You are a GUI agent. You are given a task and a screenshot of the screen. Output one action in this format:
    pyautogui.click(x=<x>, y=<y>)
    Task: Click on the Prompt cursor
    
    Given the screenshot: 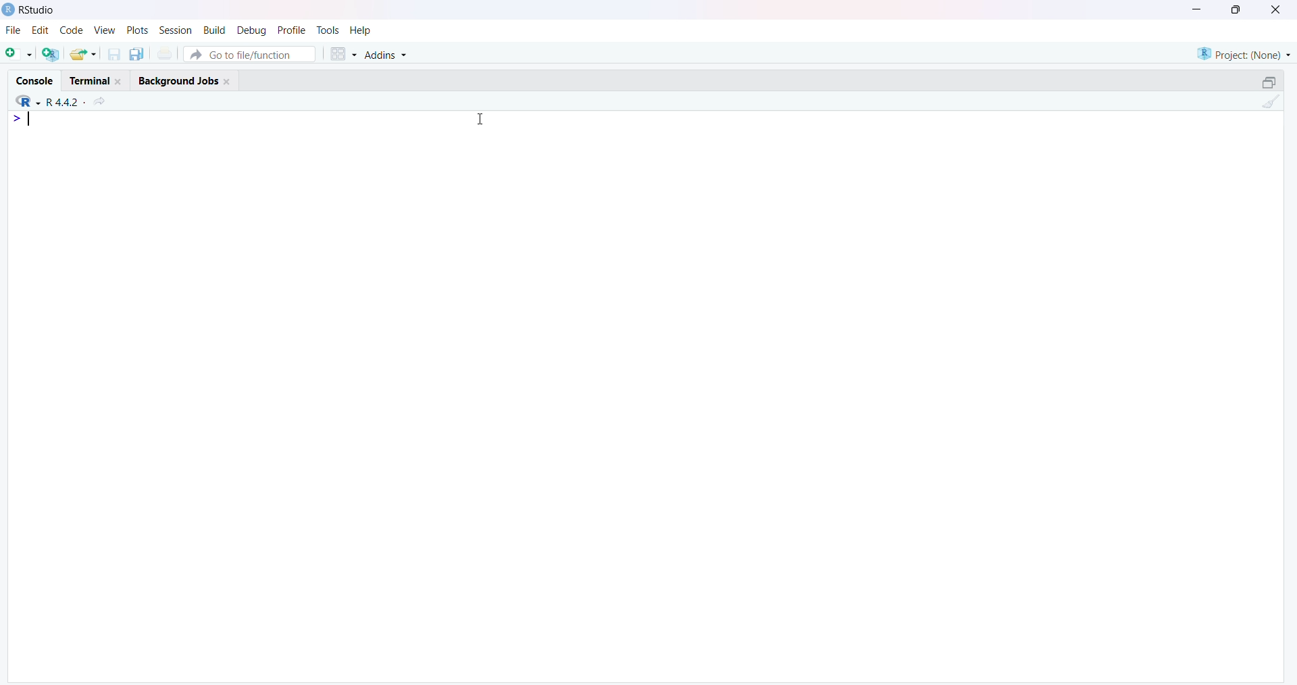 What is the action you would take?
    pyautogui.click(x=21, y=121)
    